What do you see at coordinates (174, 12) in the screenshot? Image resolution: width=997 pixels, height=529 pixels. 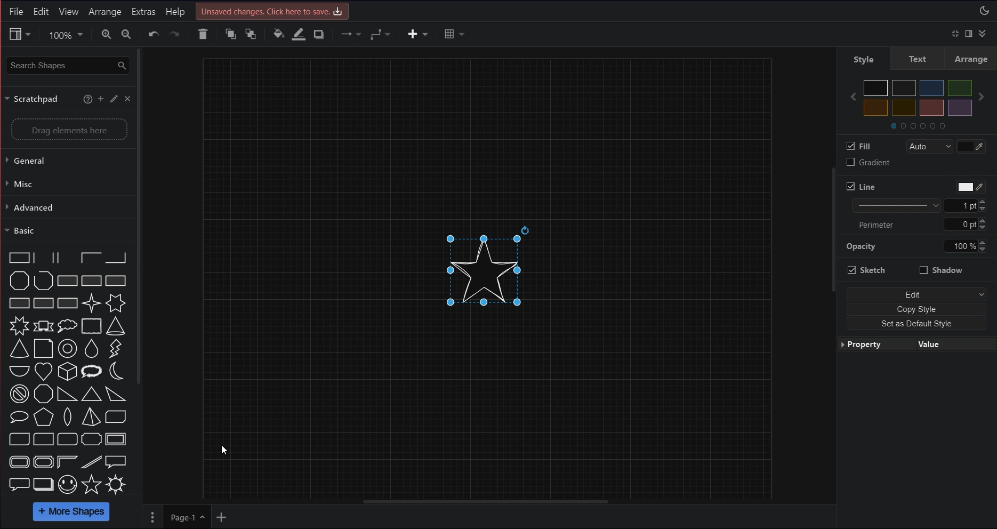 I see `Help` at bounding box center [174, 12].